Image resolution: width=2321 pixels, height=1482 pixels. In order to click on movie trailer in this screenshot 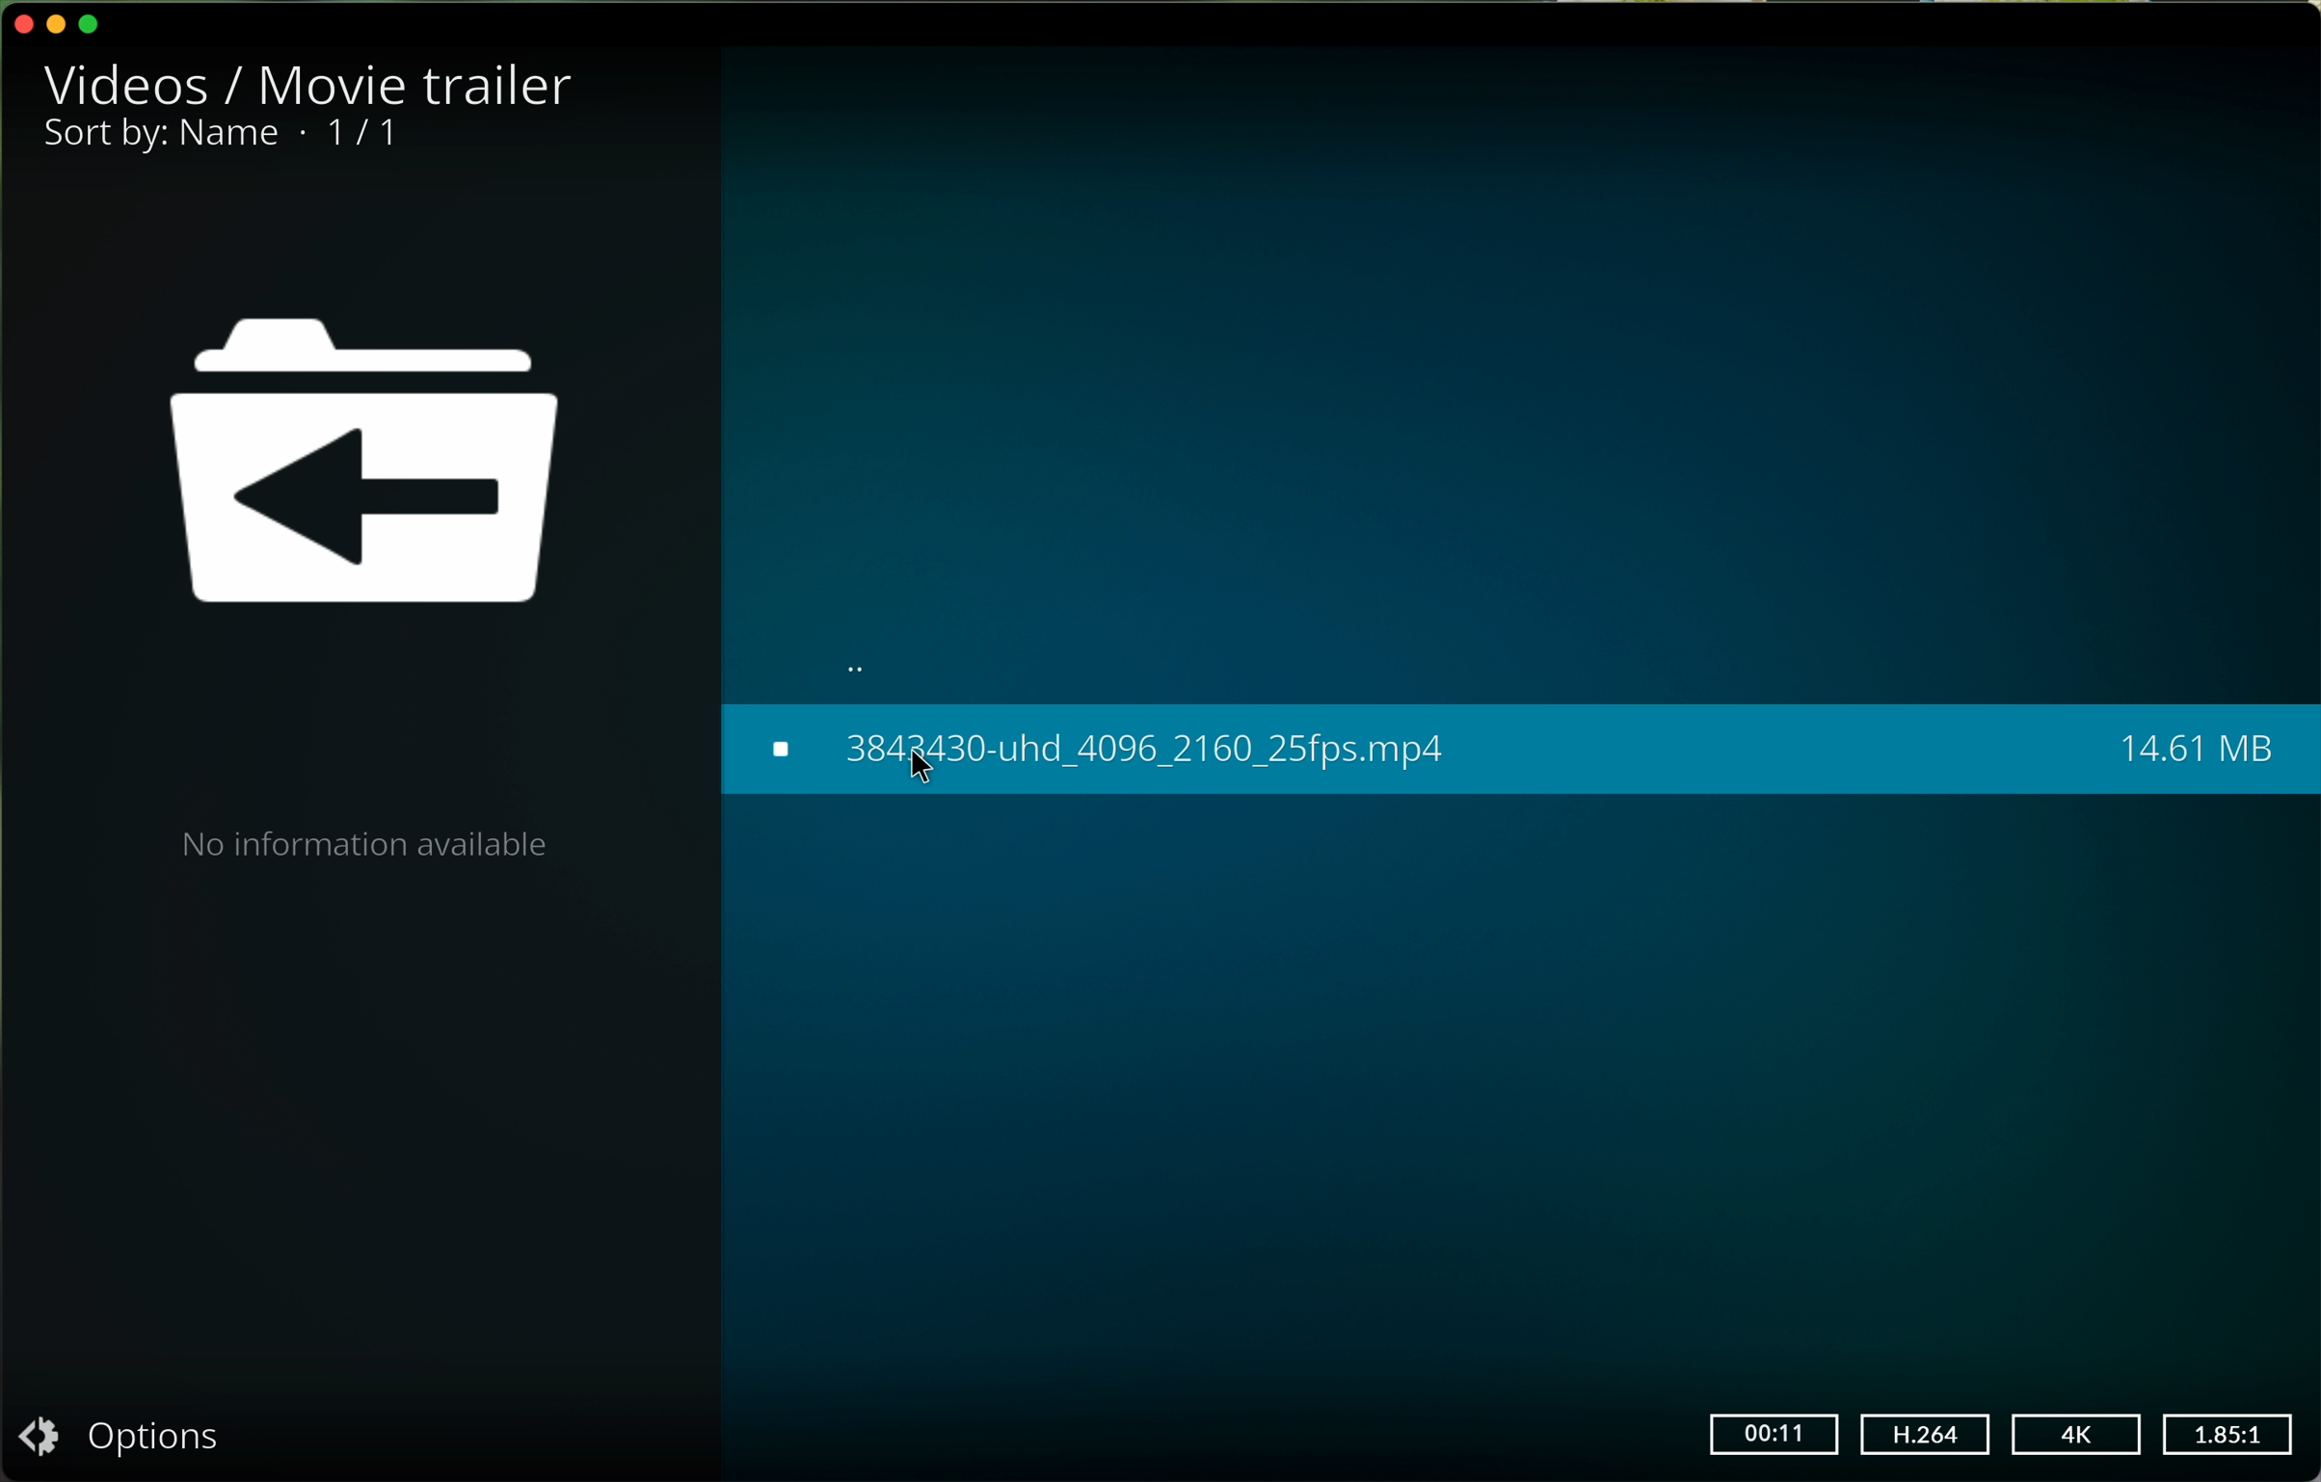, I will do `click(417, 82)`.